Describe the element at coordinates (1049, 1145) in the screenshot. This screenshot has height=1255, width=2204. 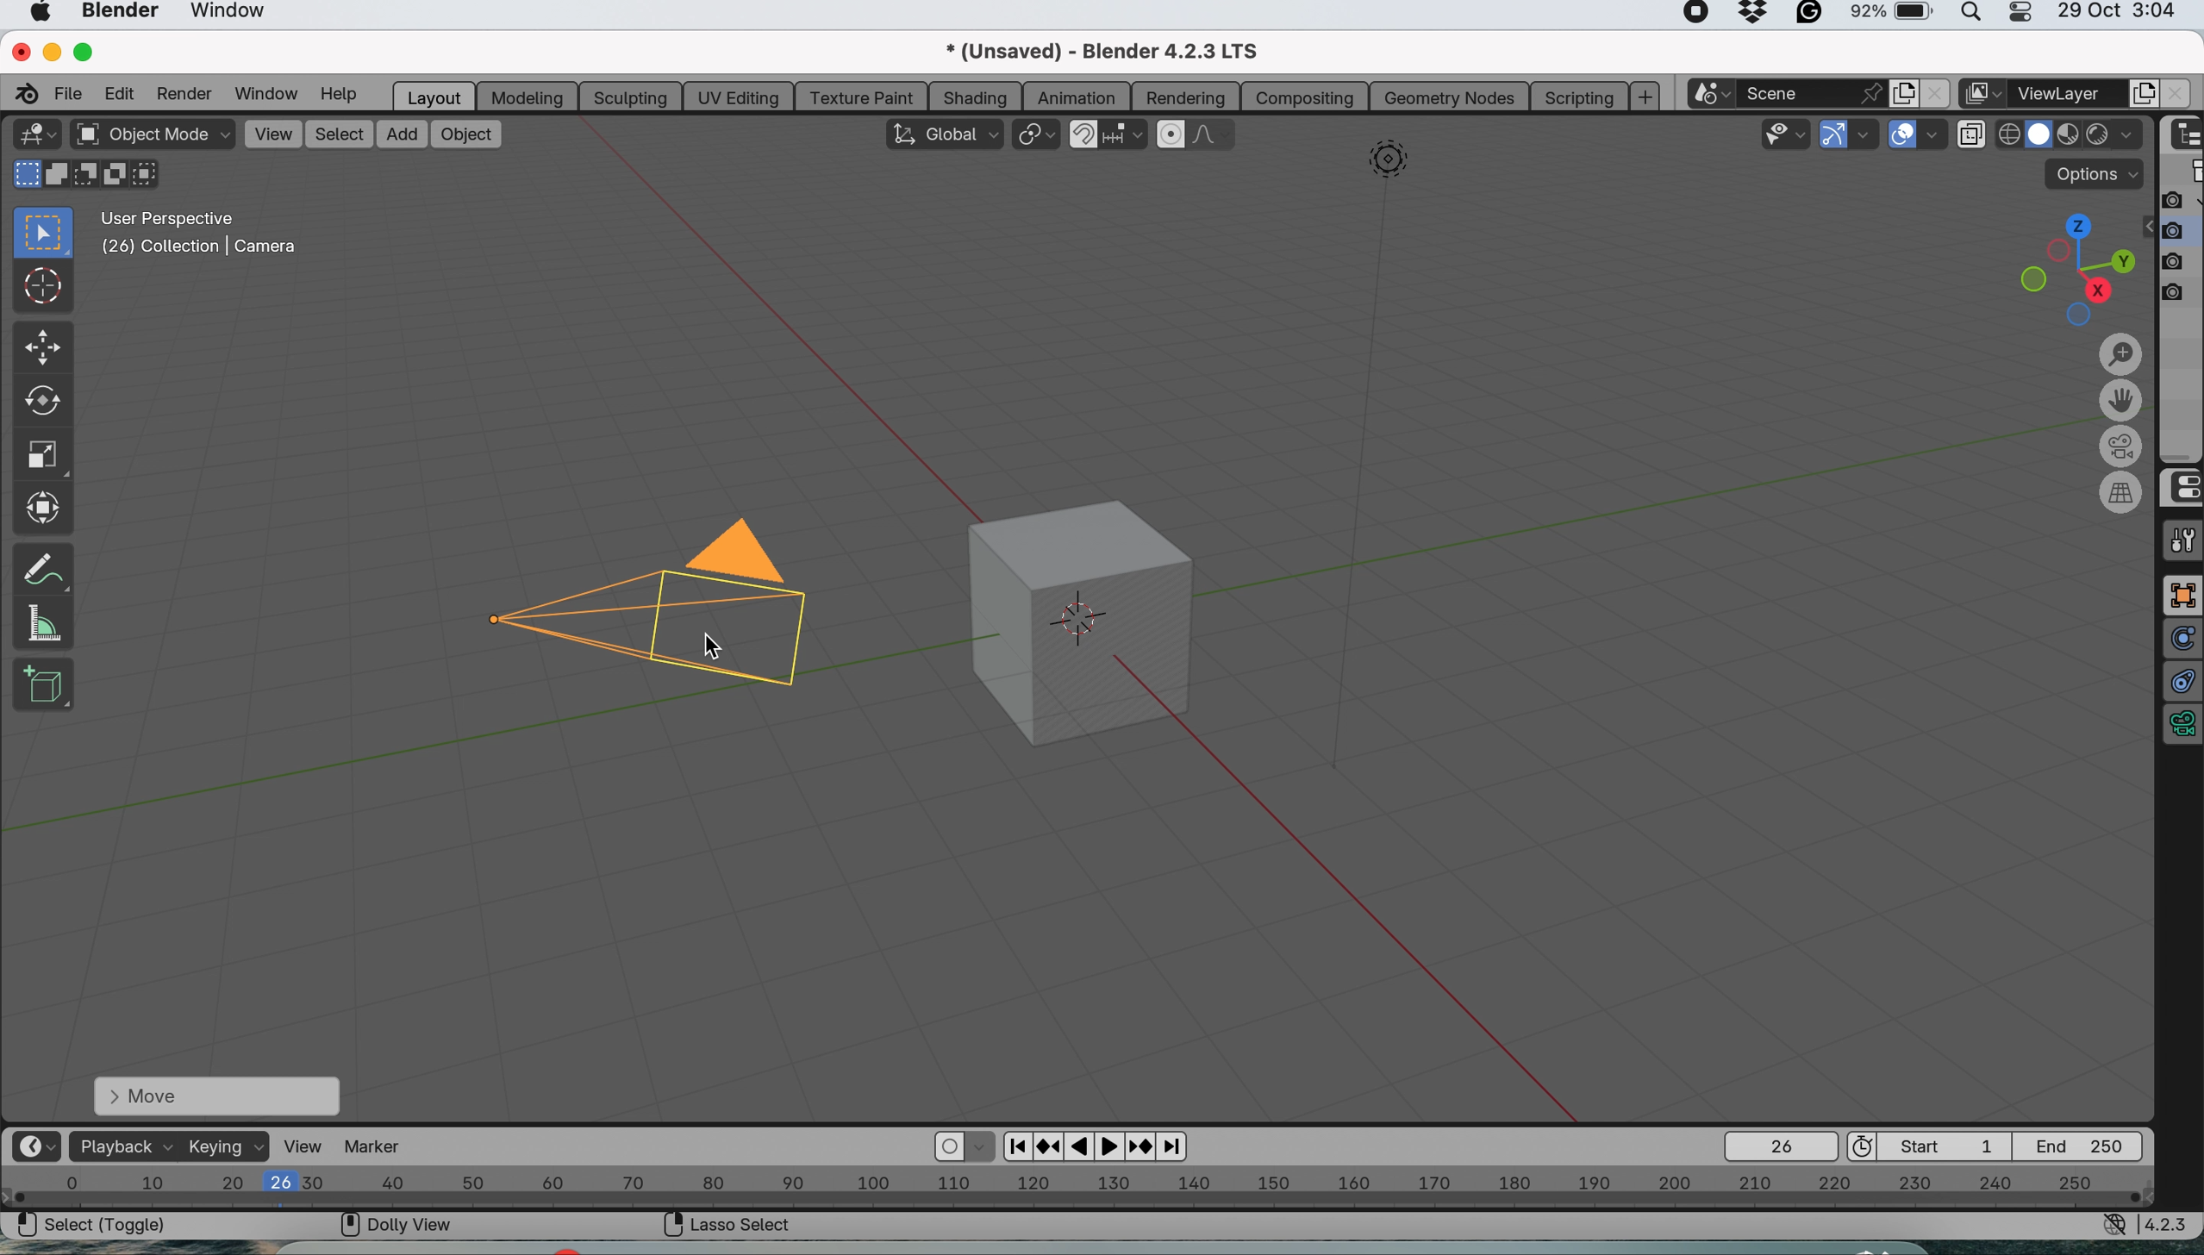
I see `reverse` at that location.